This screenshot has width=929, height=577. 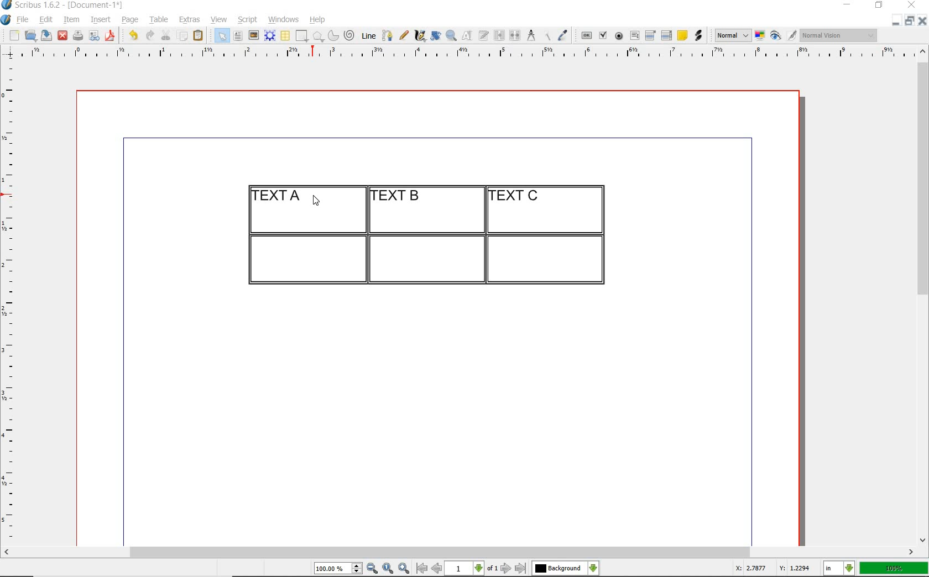 What do you see at coordinates (546, 35) in the screenshot?
I see `copy item properties` at bounding box center [546, 35].